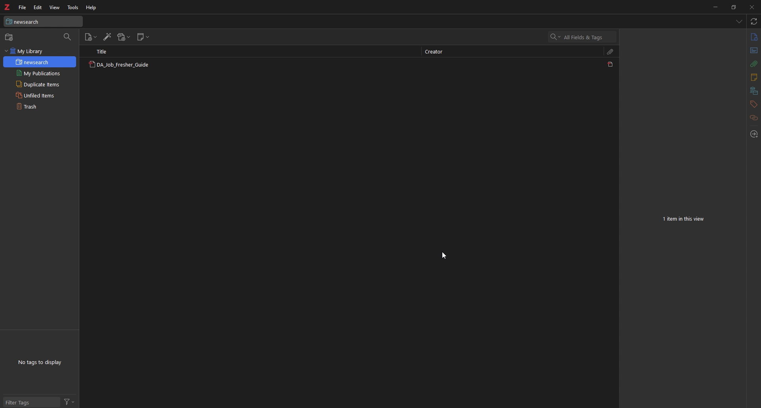  Describe the element at coordinates (69, 401) in the screenshot. I see `Filter` at that location.